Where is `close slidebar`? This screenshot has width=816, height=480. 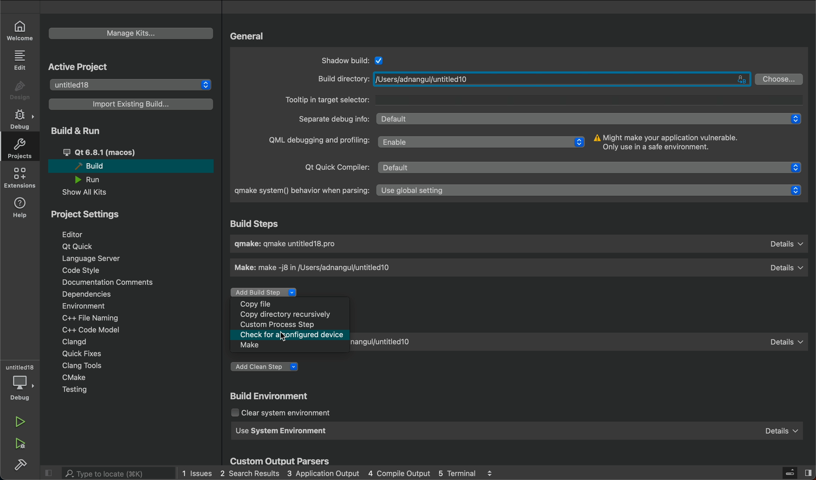
close slidebar is located at coordinates (790, 473).